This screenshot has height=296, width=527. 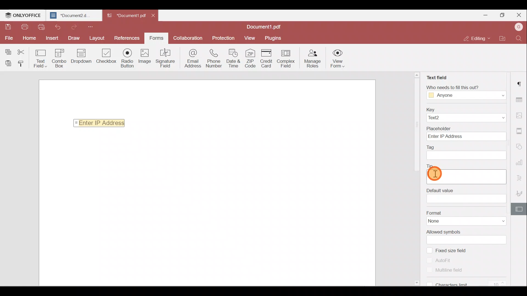 What do you see at coordinates (41, 58) in the screenshot?
I see `Text field` at bounding box center [41, 58].